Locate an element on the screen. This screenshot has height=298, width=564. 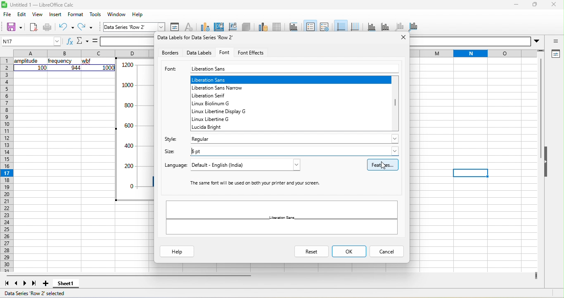
font is located at coordinates (170, 69).